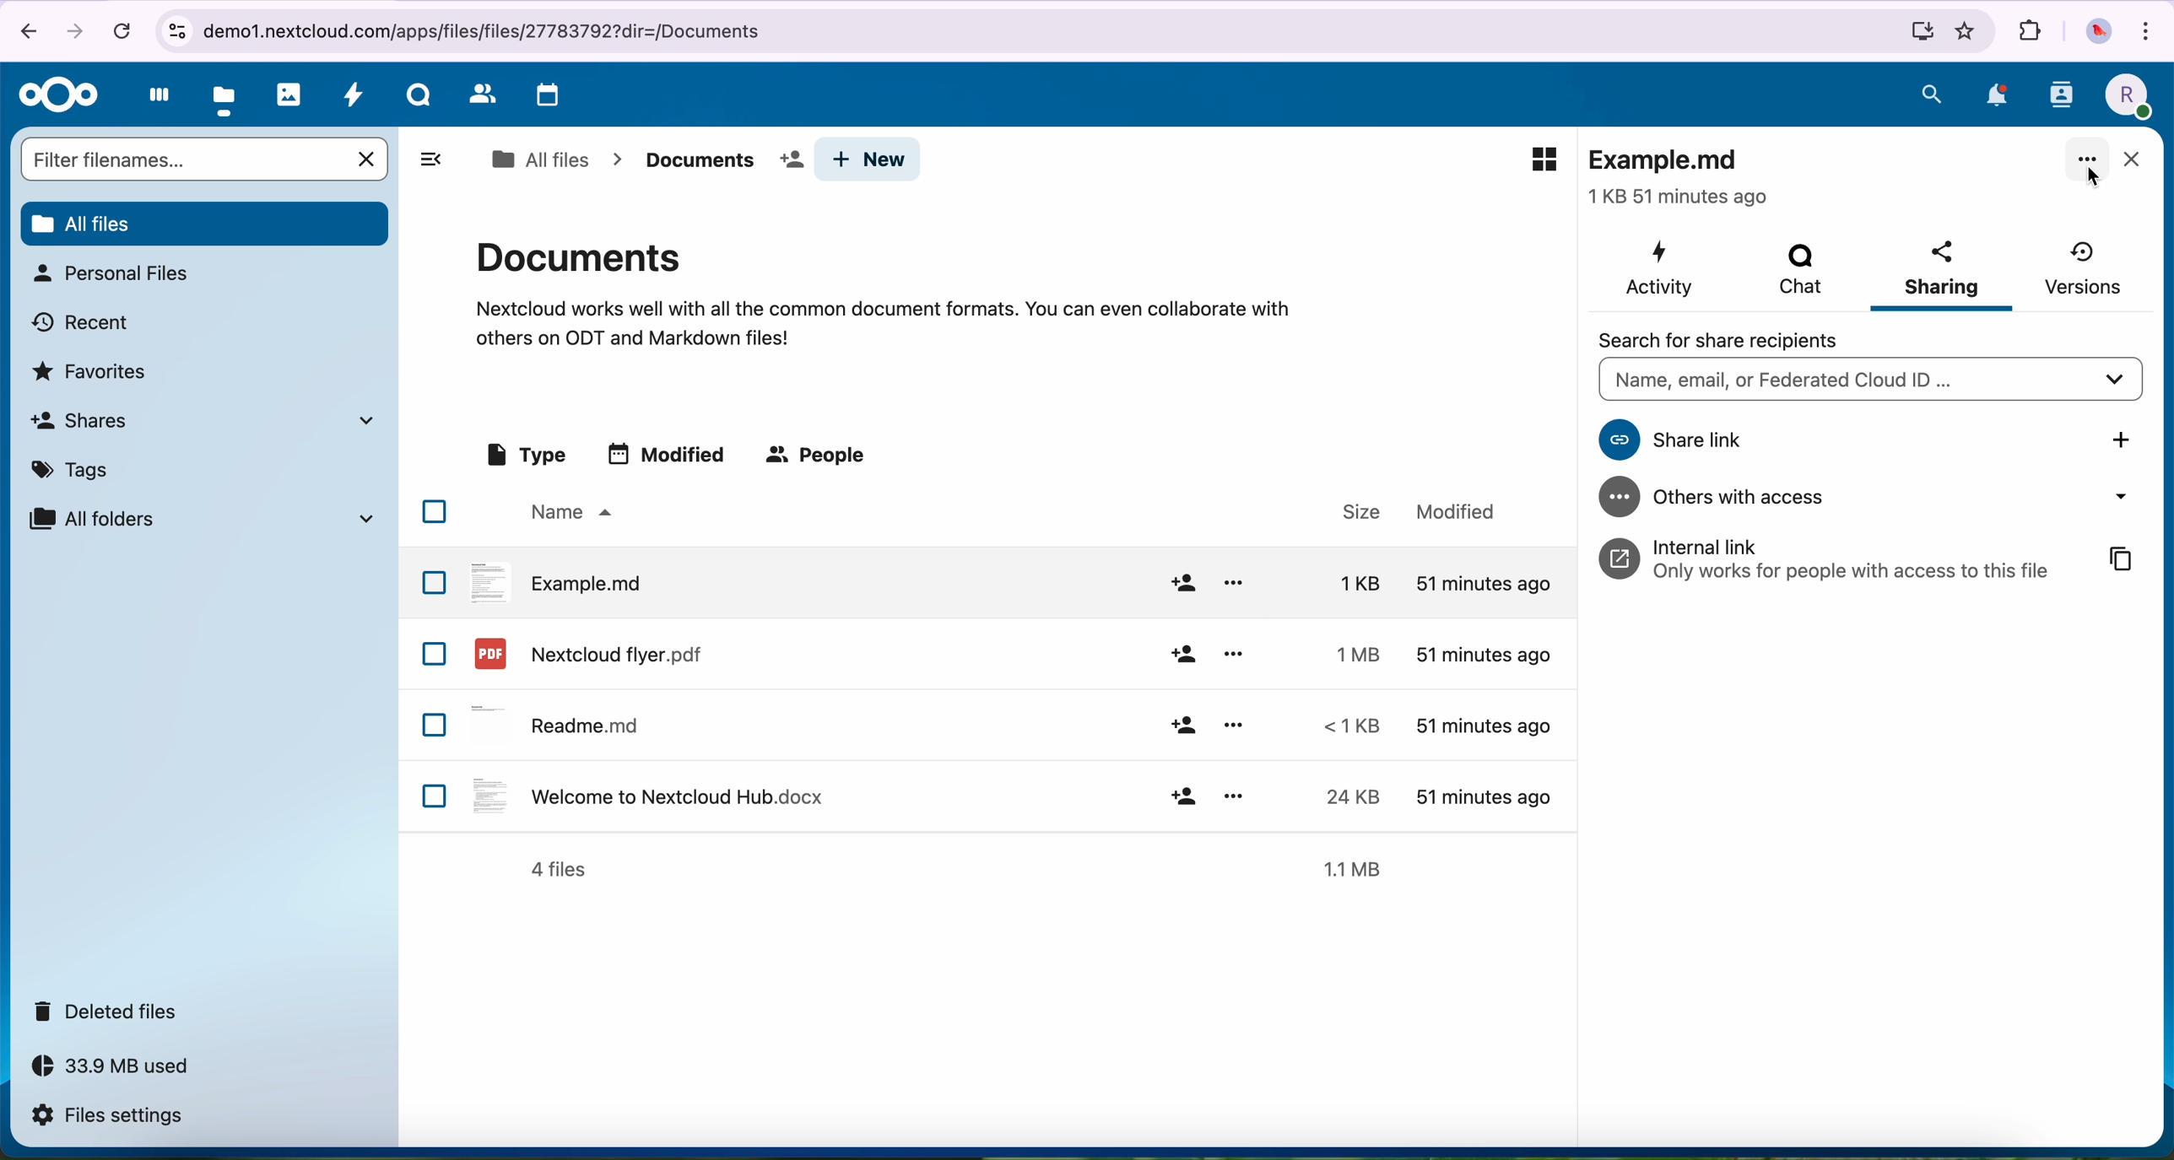 The image size is (2174, 1160). Describe the element at coordinates (1993, 95) in the screenshot. I see `notifications` at that location.